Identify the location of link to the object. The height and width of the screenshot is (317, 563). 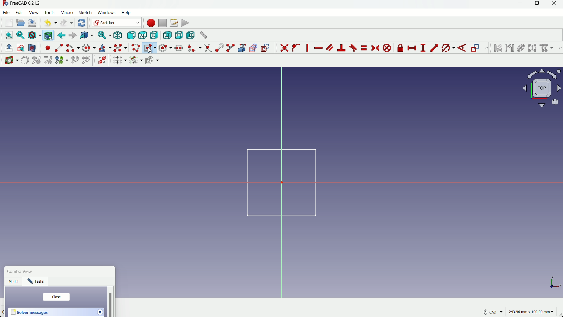
(86, 36).